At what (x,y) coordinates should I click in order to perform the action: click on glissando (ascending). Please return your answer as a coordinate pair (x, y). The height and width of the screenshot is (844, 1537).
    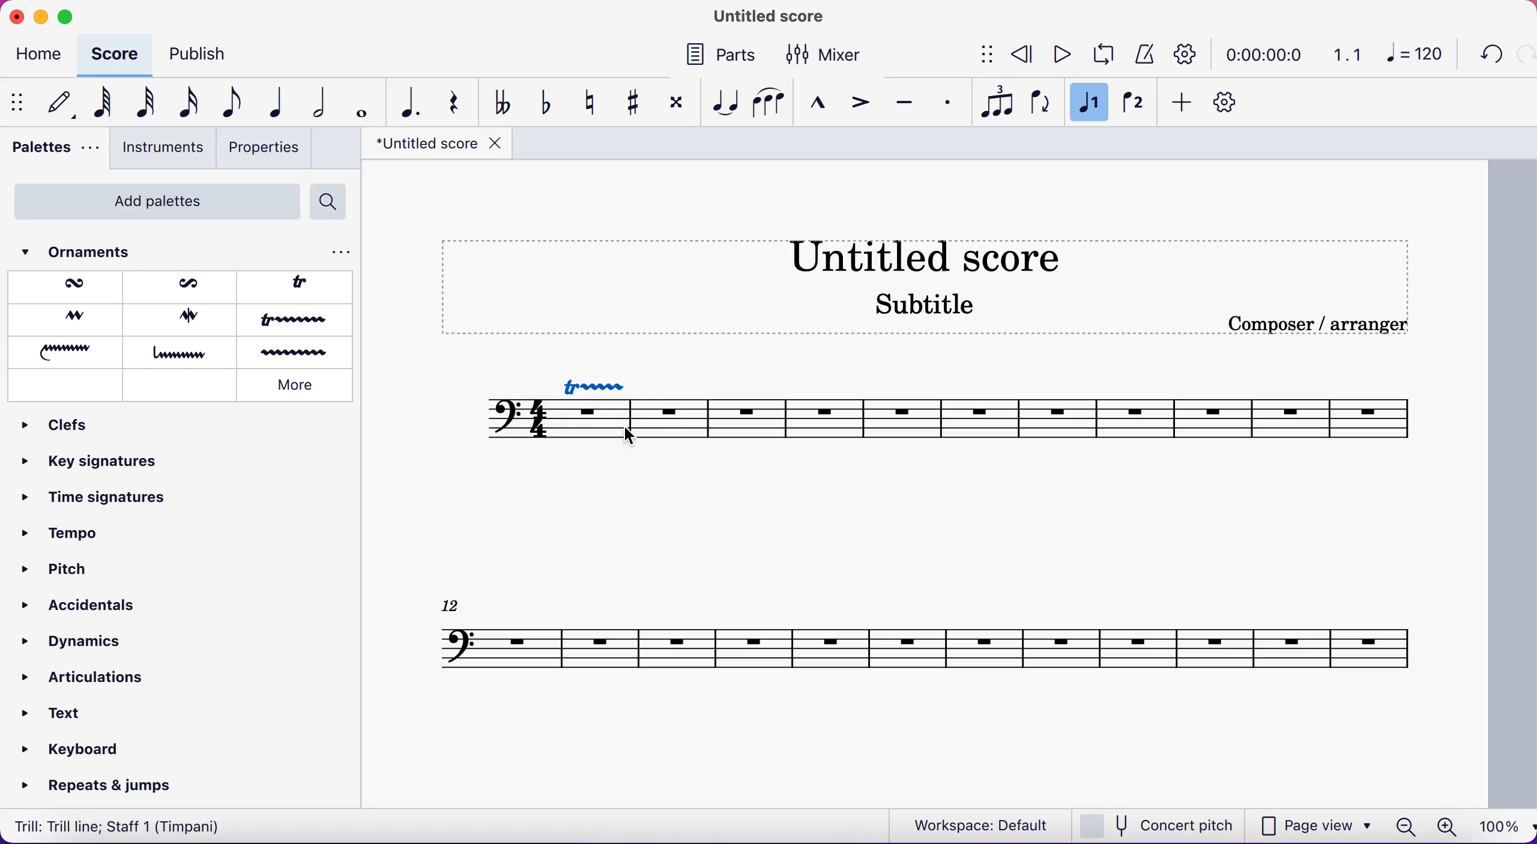
    Looking at the image, I should click on (68, 351).